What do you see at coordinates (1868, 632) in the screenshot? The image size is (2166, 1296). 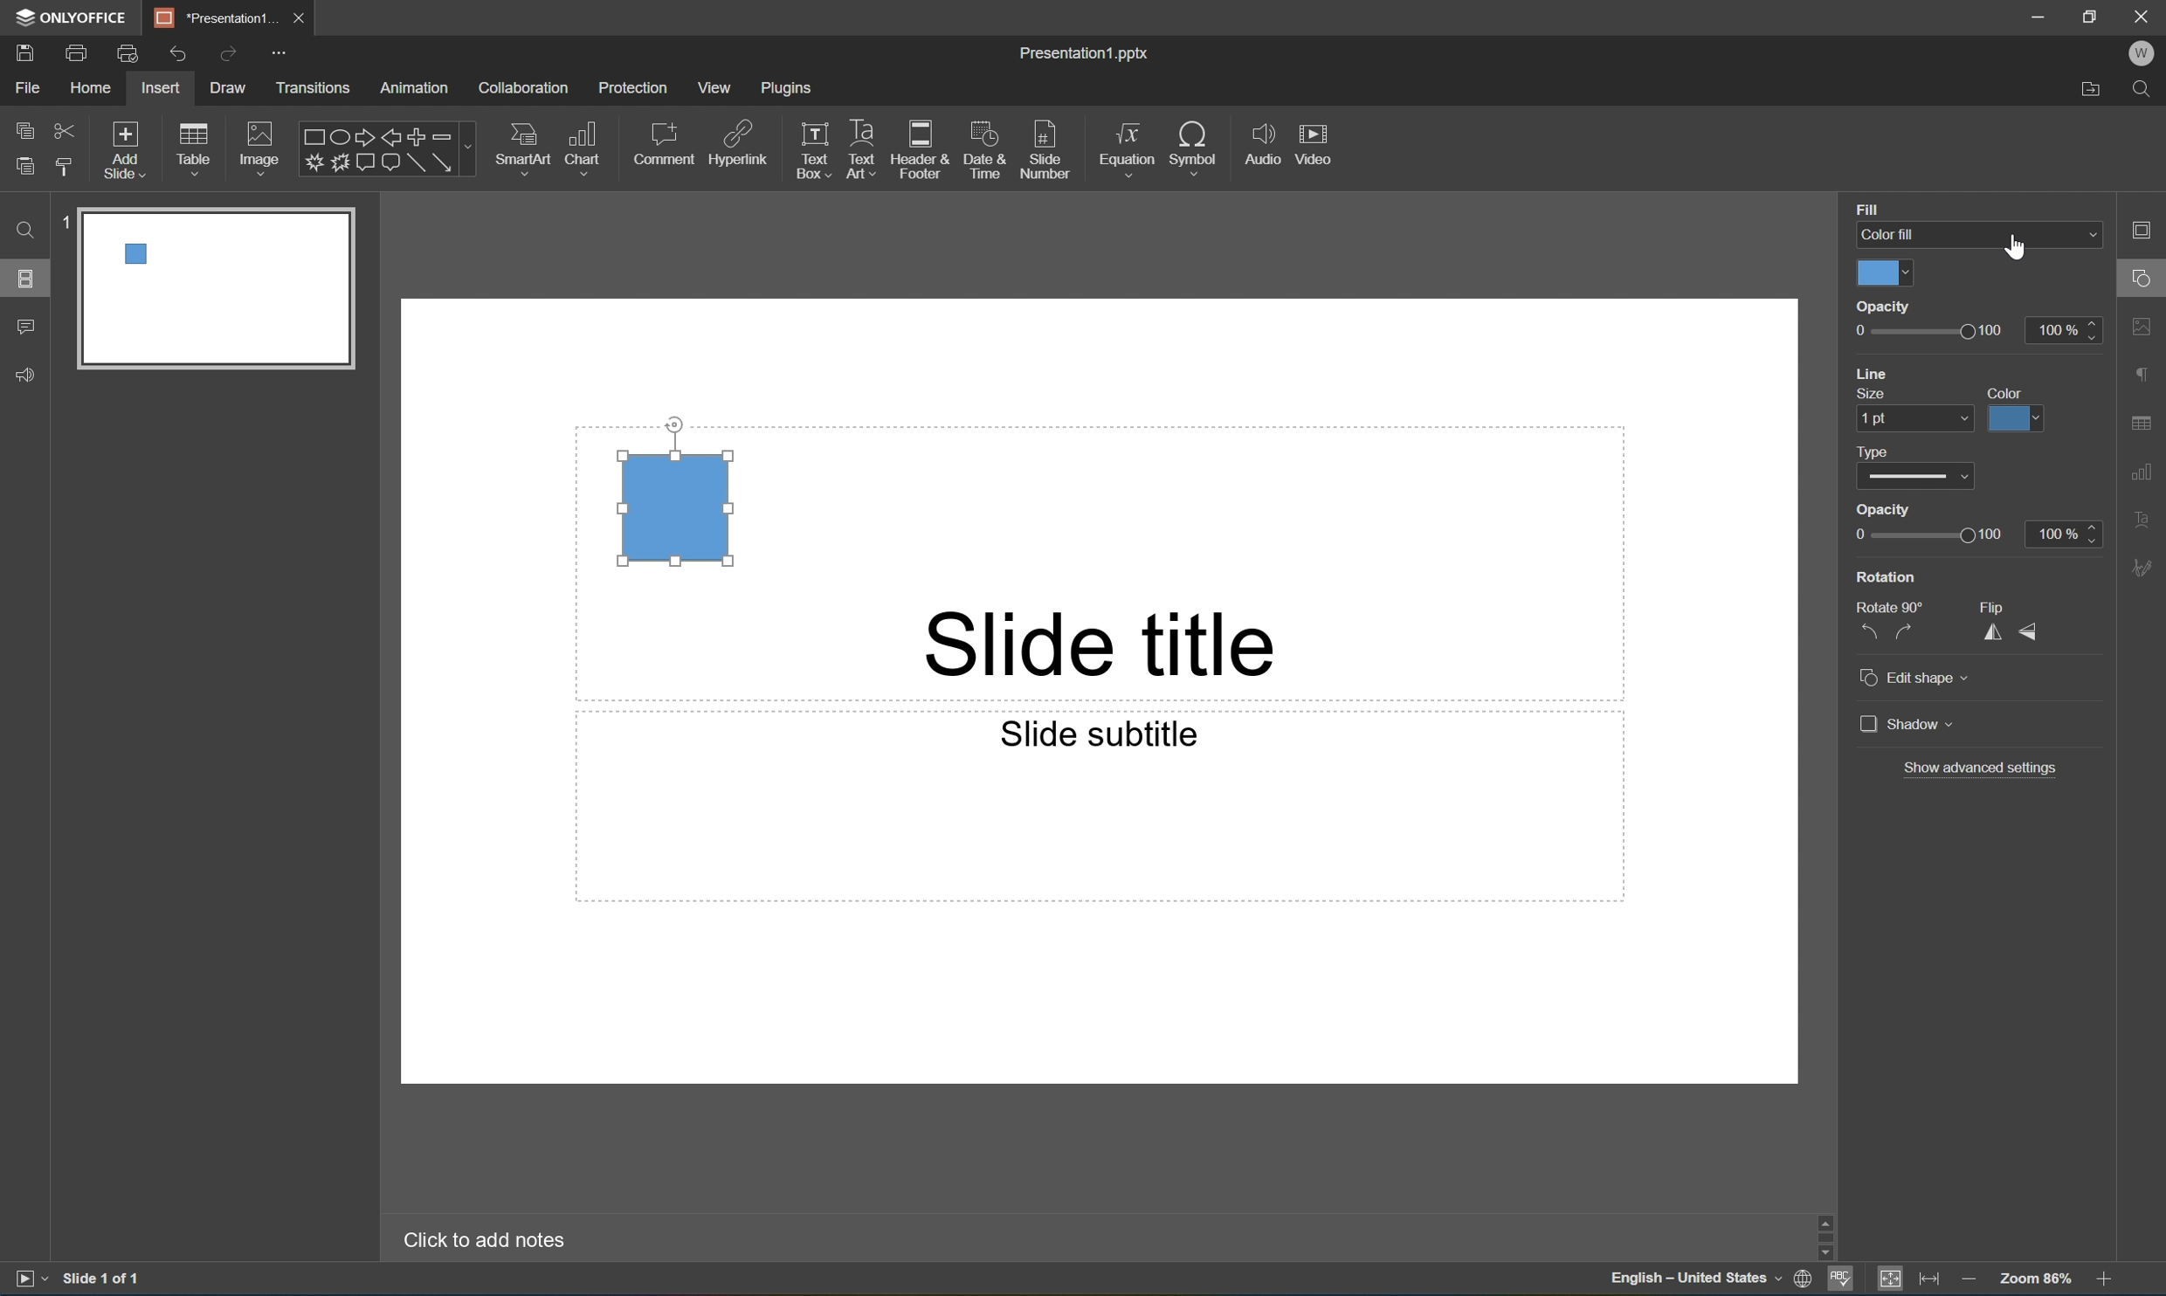 I see `Rotate 90° counterclockwise` at bounding box center [1868, 632].